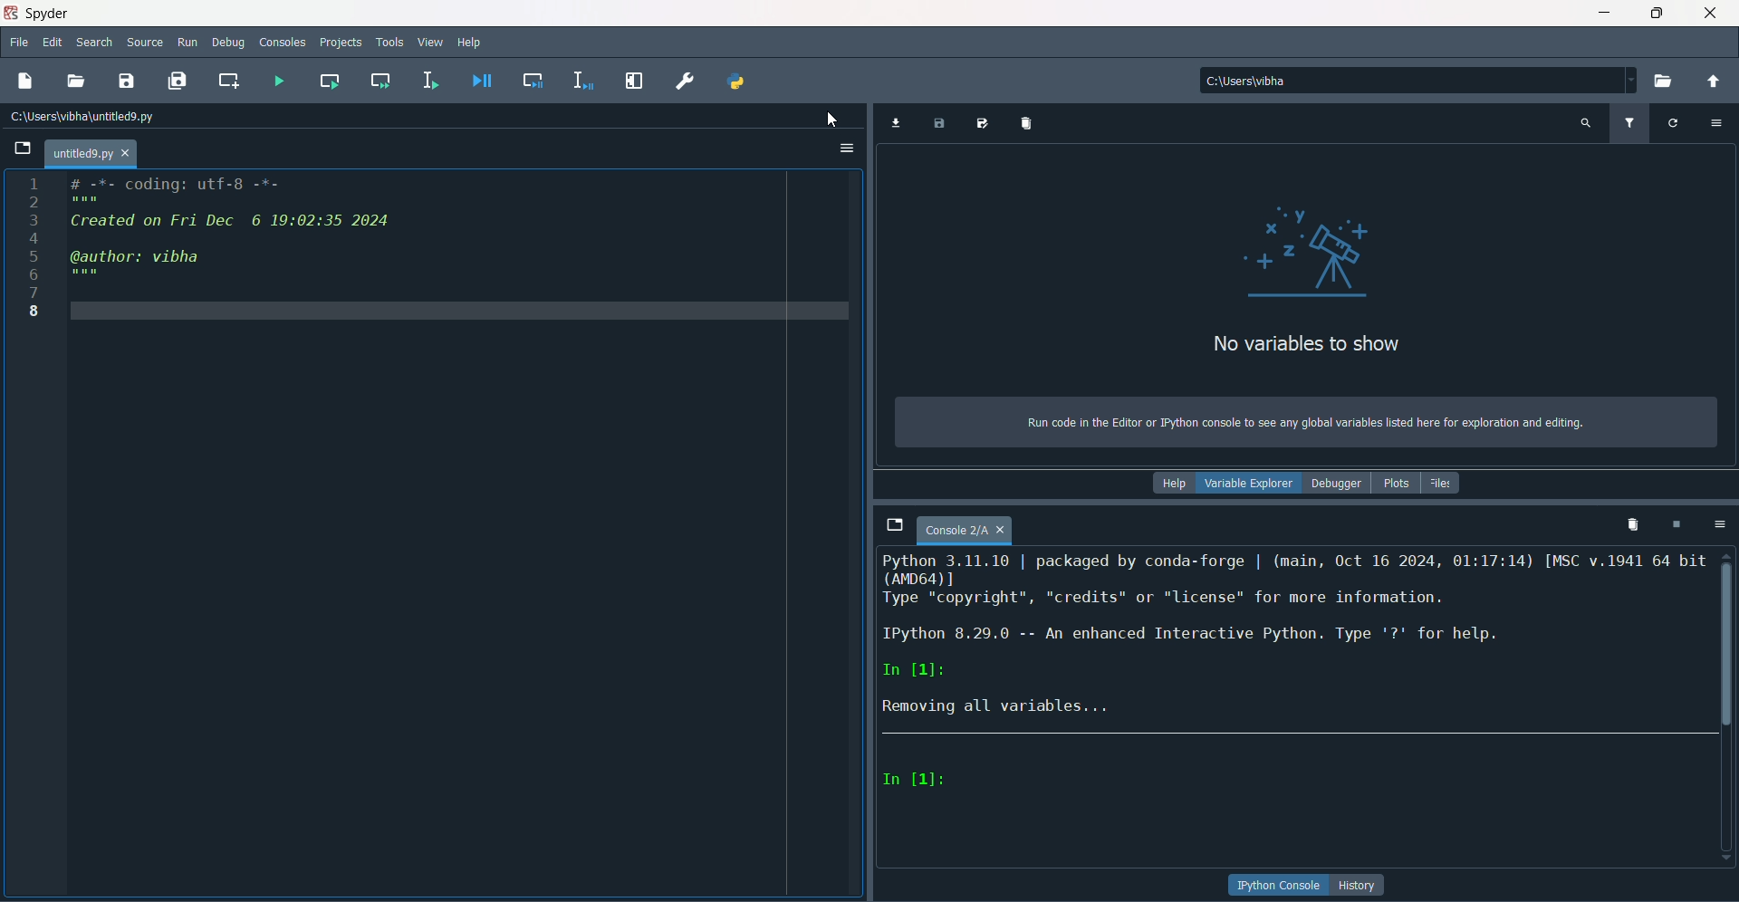 This screenshot has width=1739, height=902. I want to click on options, so click(1719, 121).